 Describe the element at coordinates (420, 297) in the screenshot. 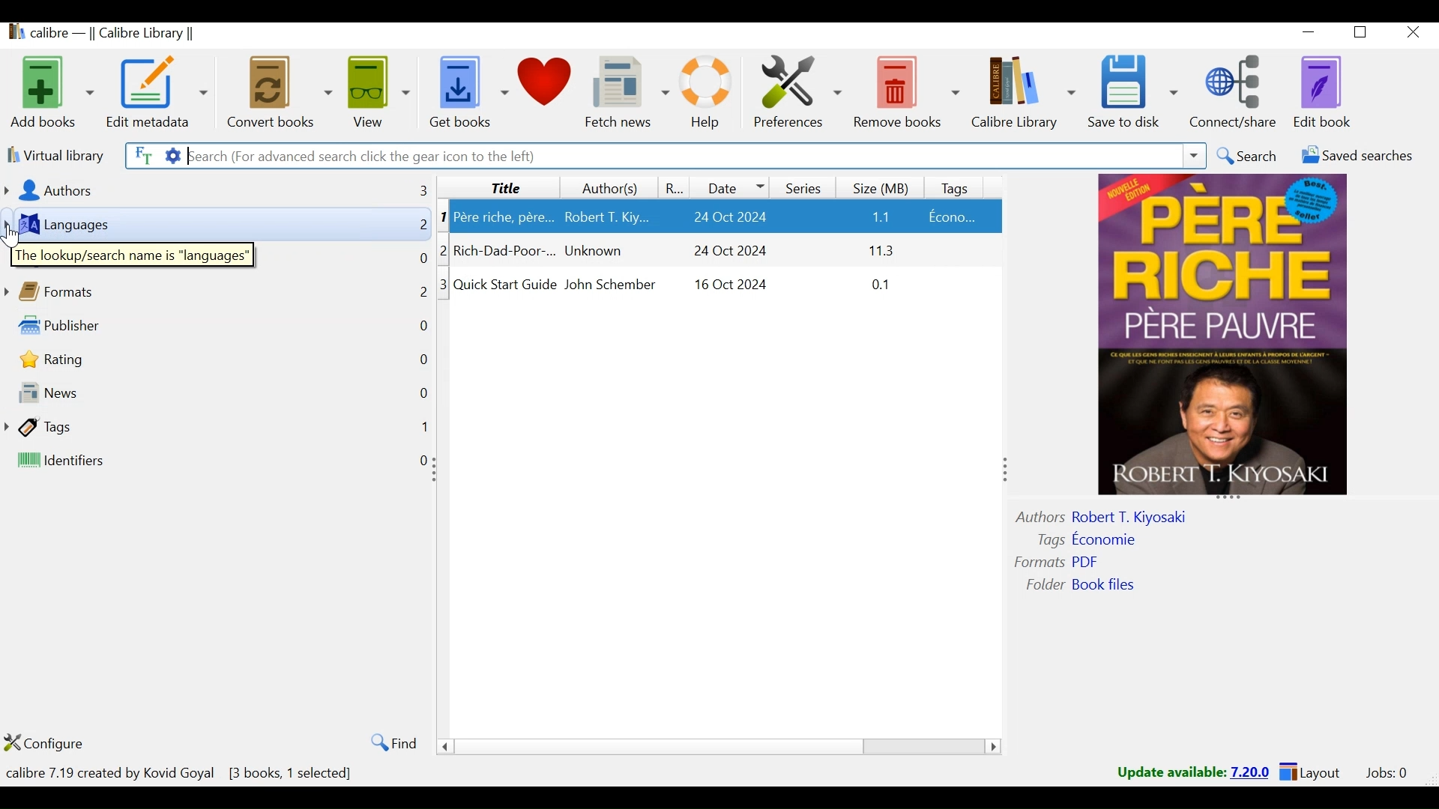

I see `2` at that location.